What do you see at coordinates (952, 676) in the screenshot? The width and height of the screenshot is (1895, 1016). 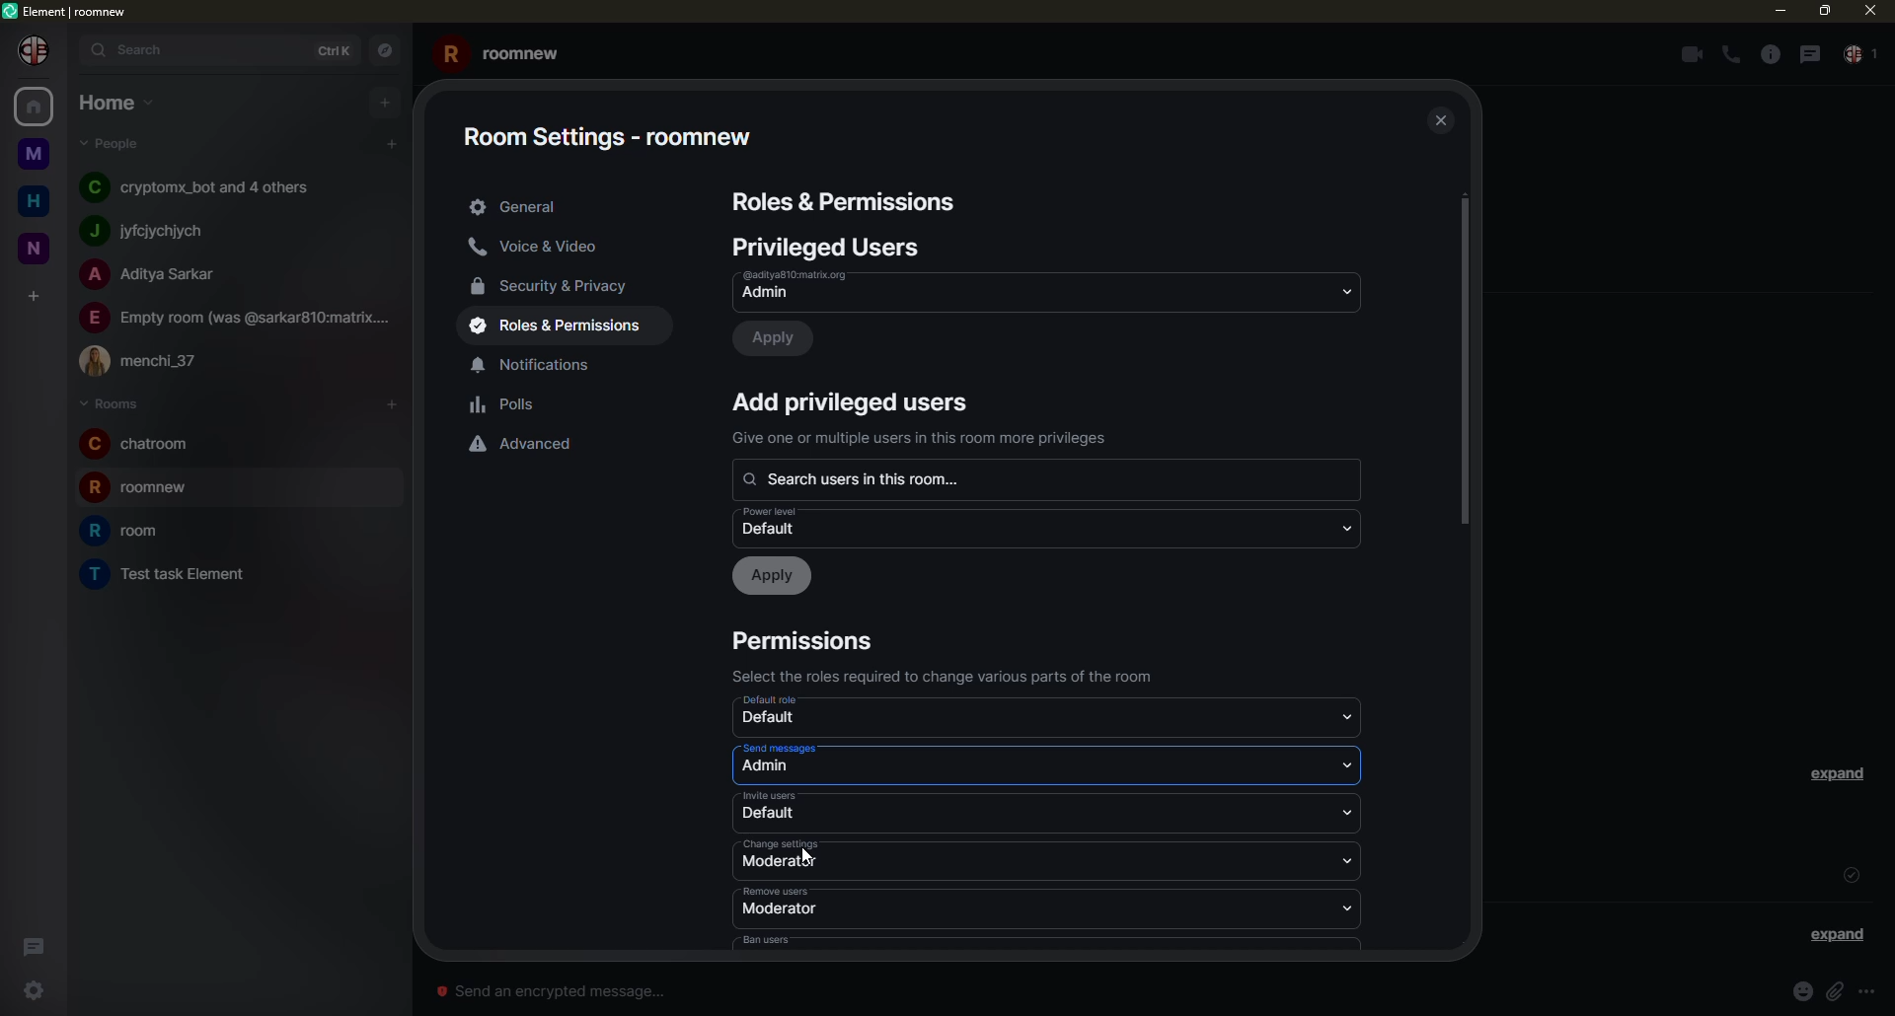 I see `select the roles required` at bounding box center [952, 676].